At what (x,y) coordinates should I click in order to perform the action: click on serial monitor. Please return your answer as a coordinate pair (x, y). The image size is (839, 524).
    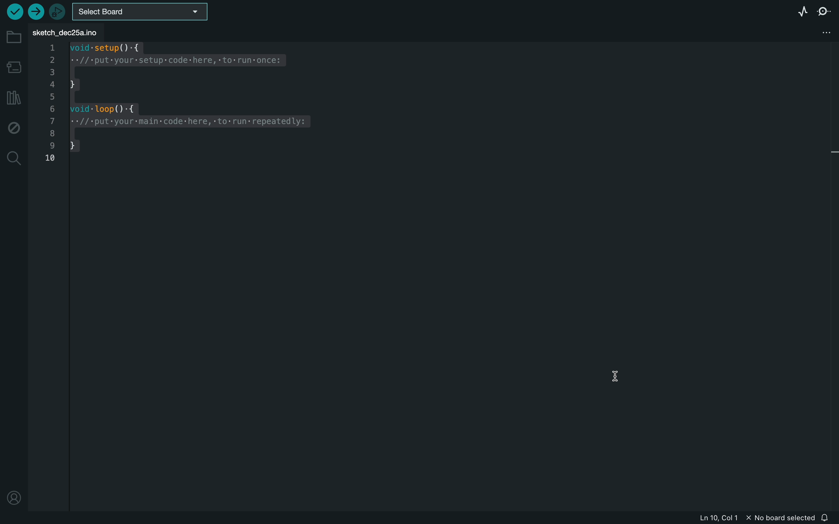
    Looking at the image, I should click on (825, 11).